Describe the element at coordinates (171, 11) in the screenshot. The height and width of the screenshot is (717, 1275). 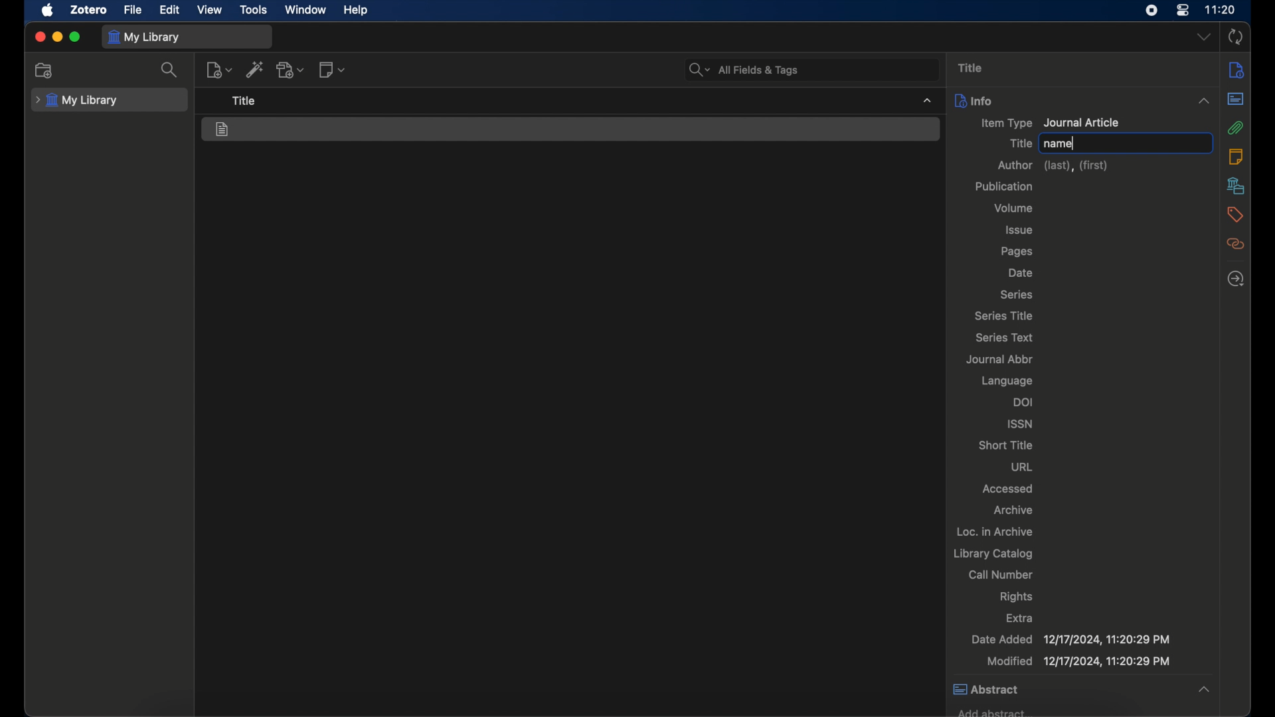
I see `edit` at that location.